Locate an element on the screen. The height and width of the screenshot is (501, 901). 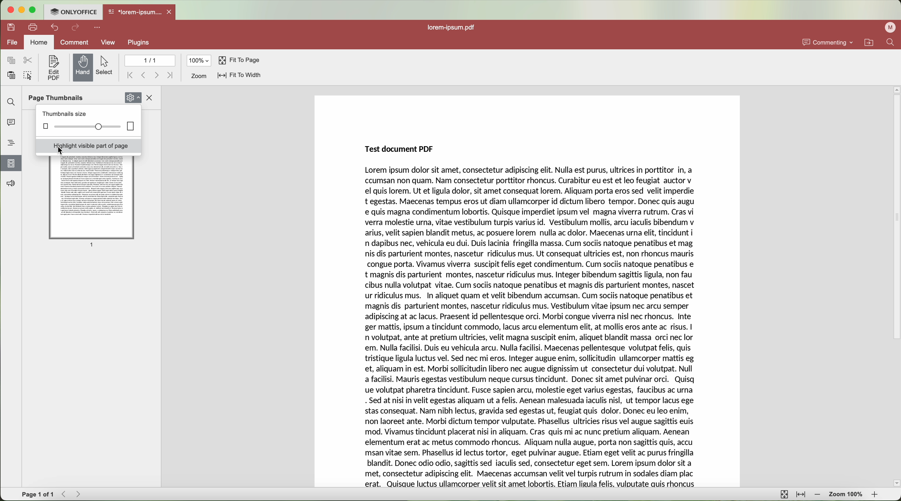
select all is located at coordinates (27, 76).